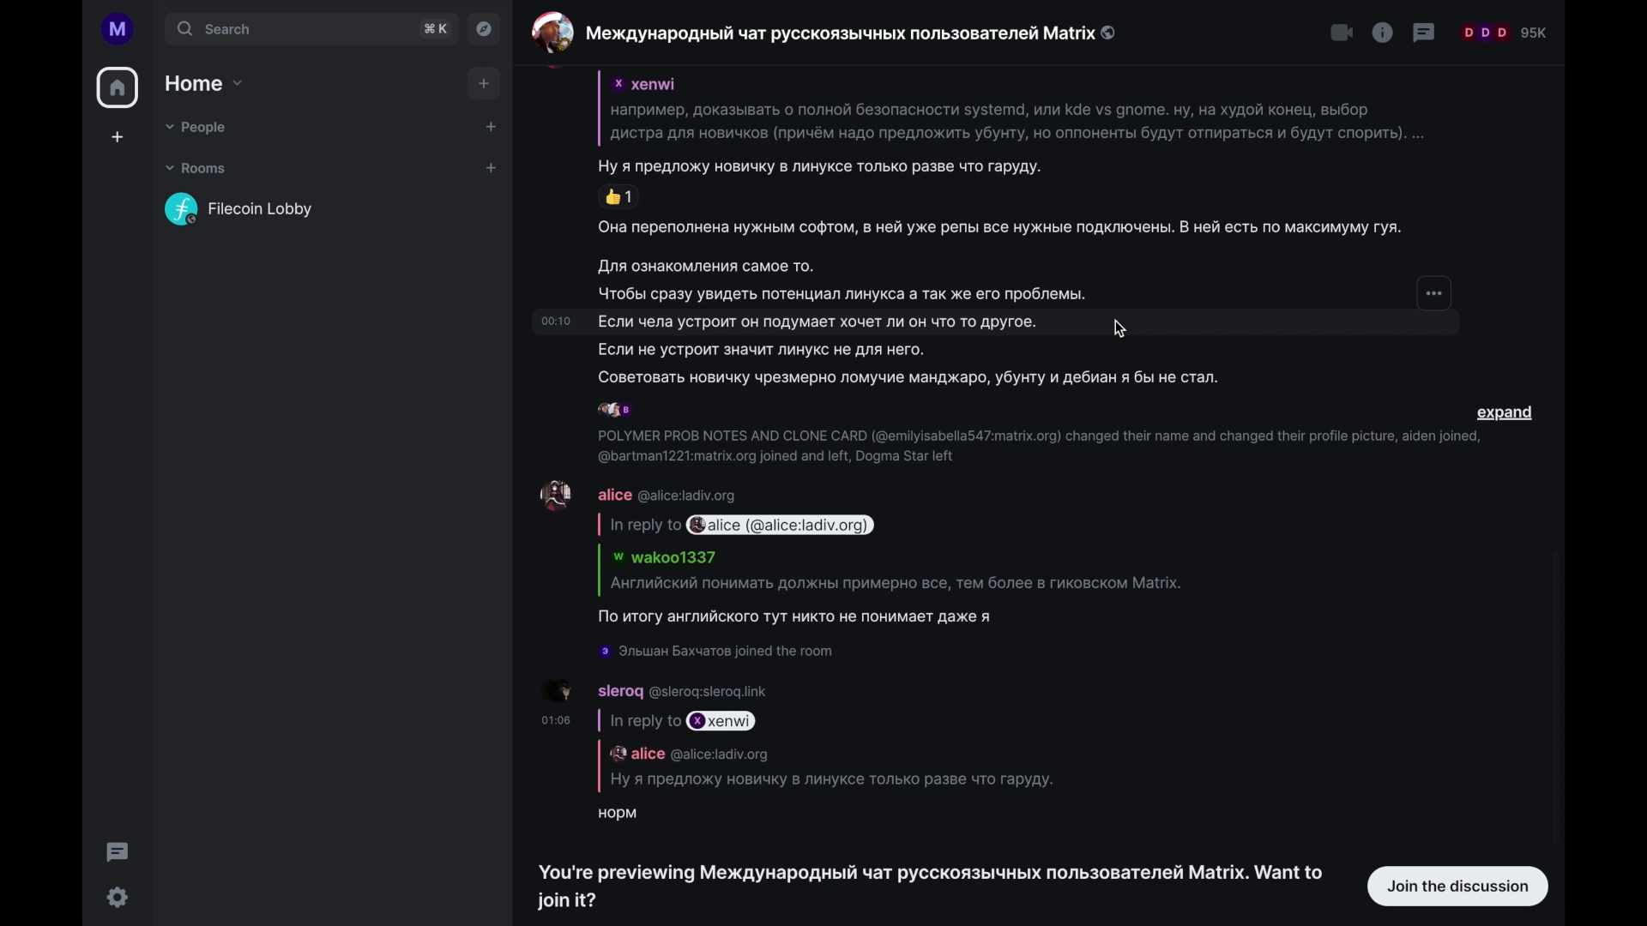 Image resolution: width=1647 pixels, height=926 pixels. Describe the element at coordinates (564, 693) in the screenshot. I see `sleroq display picture` at that location.